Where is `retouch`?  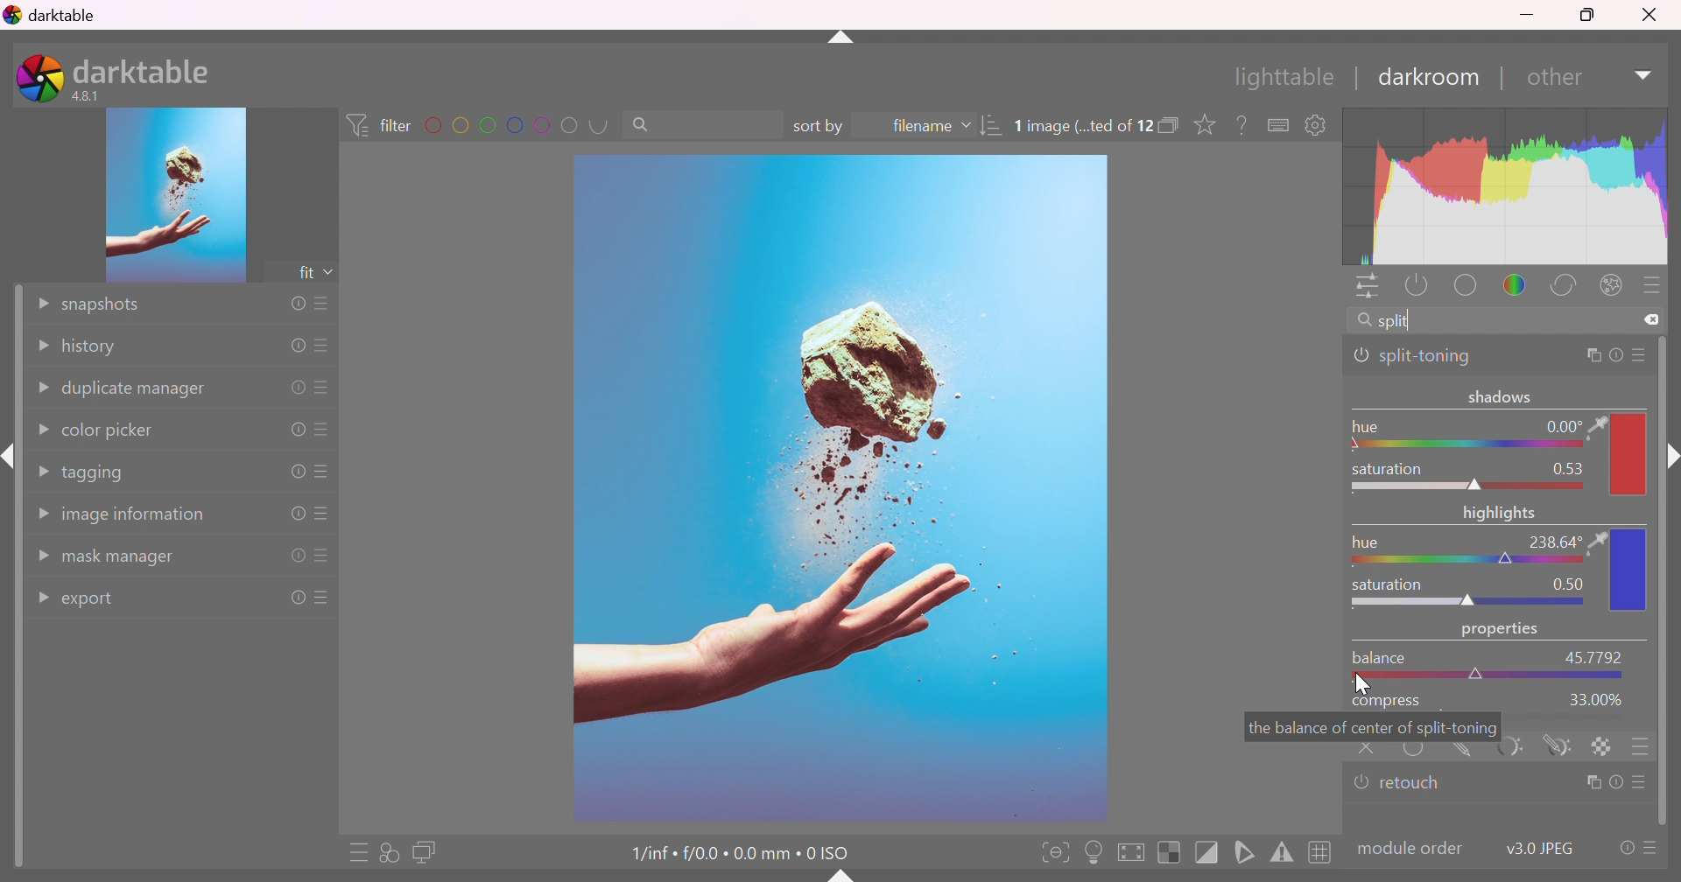
retouch is located at coordinates (1369, 750).